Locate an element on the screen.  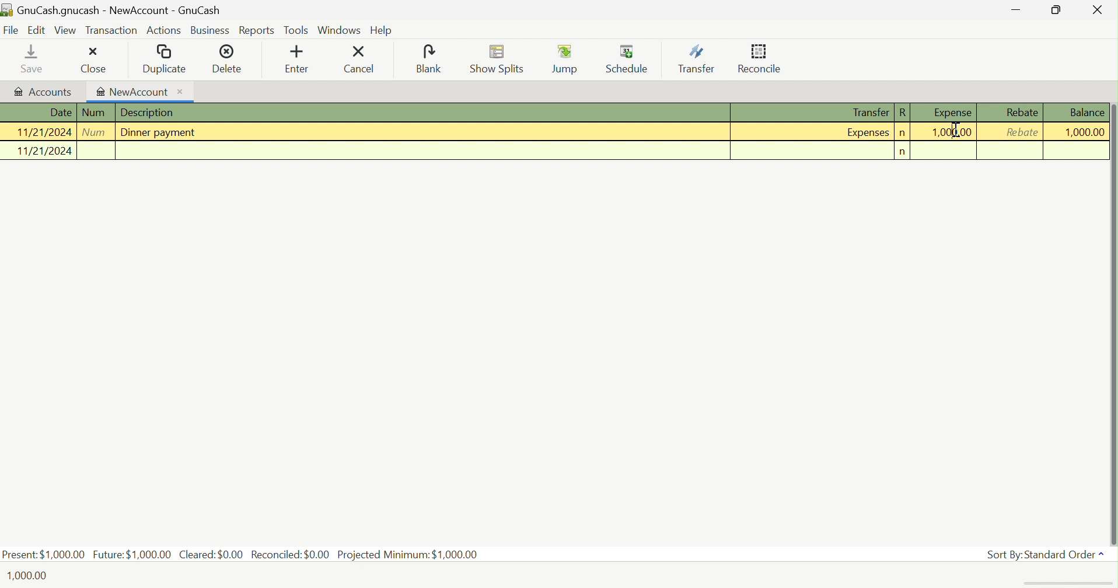
Transfer is located at coordinates (868, 112).